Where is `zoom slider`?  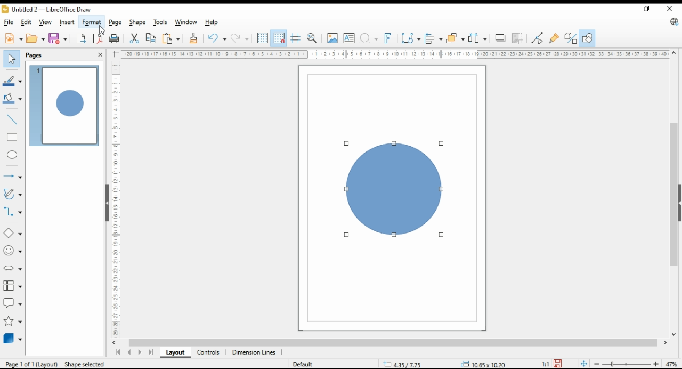 zoom slider is located at coordinates (627, 363).